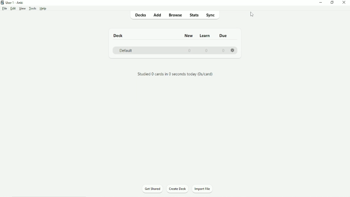 This screenshot has width=350, height=197. I want to click on Learn, so click(205, 36).